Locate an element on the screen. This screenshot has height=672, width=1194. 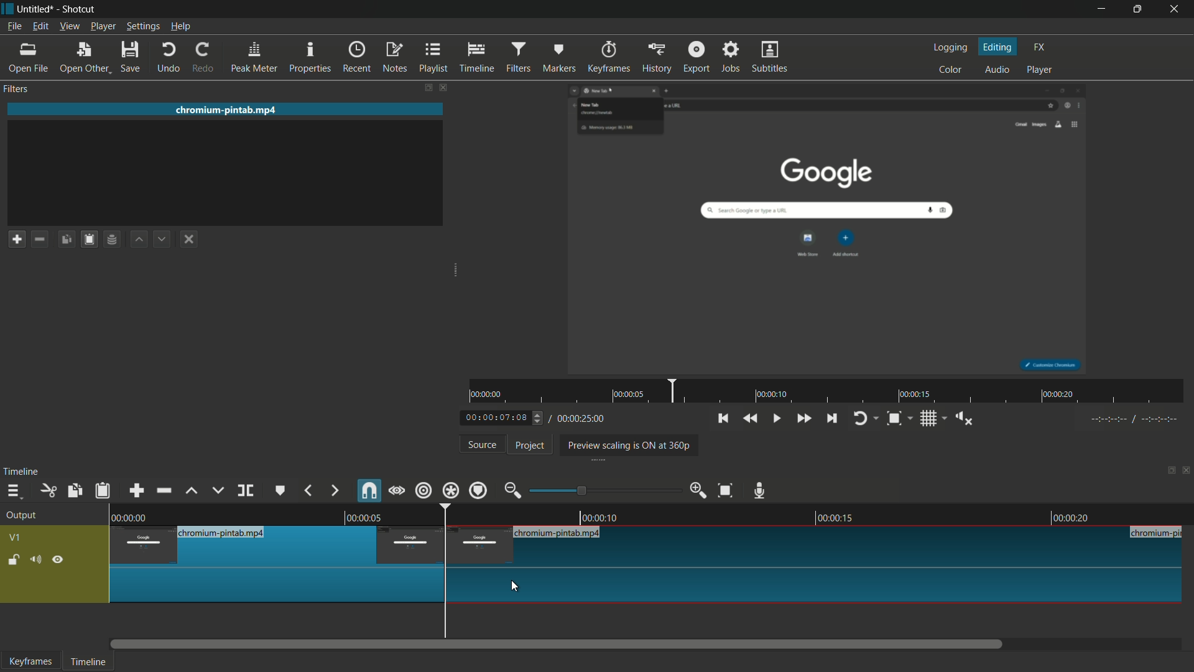
peak meter is located at coordinates (254, 58).